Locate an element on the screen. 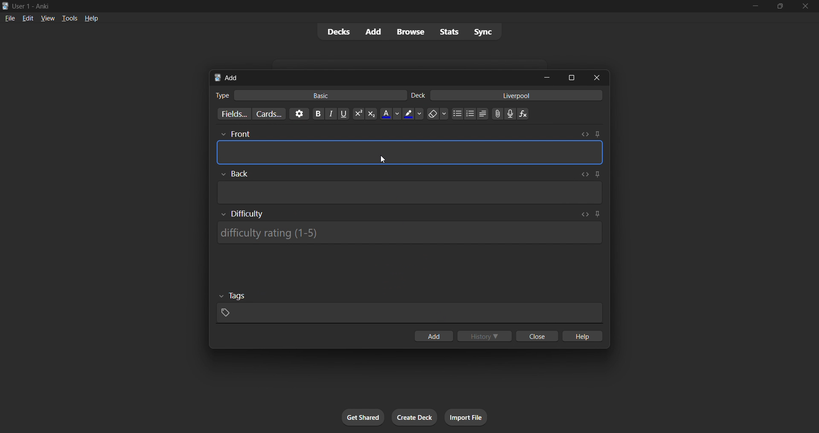 The height and width of the screenshot is (433, 819). Anki logo is located at coordinates (6, 6).